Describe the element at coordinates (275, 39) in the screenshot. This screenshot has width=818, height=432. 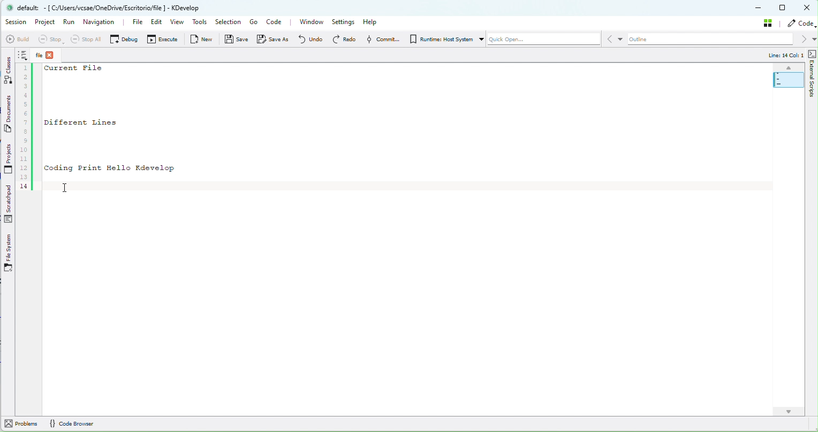
I see `Save as` at that location.